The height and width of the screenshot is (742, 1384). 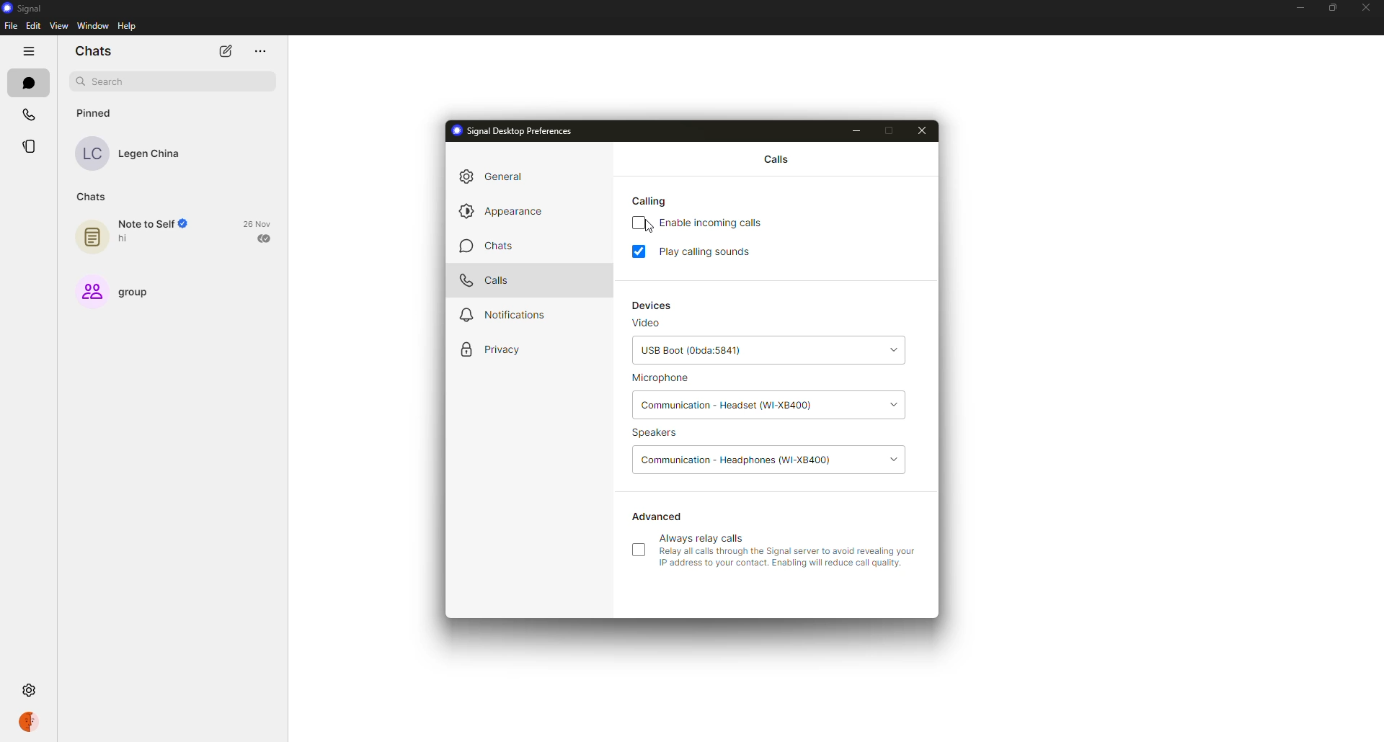 What do you see at coordinates (32, 146) in the screenshot?
I see `stories` at bounding box center [32, 146].